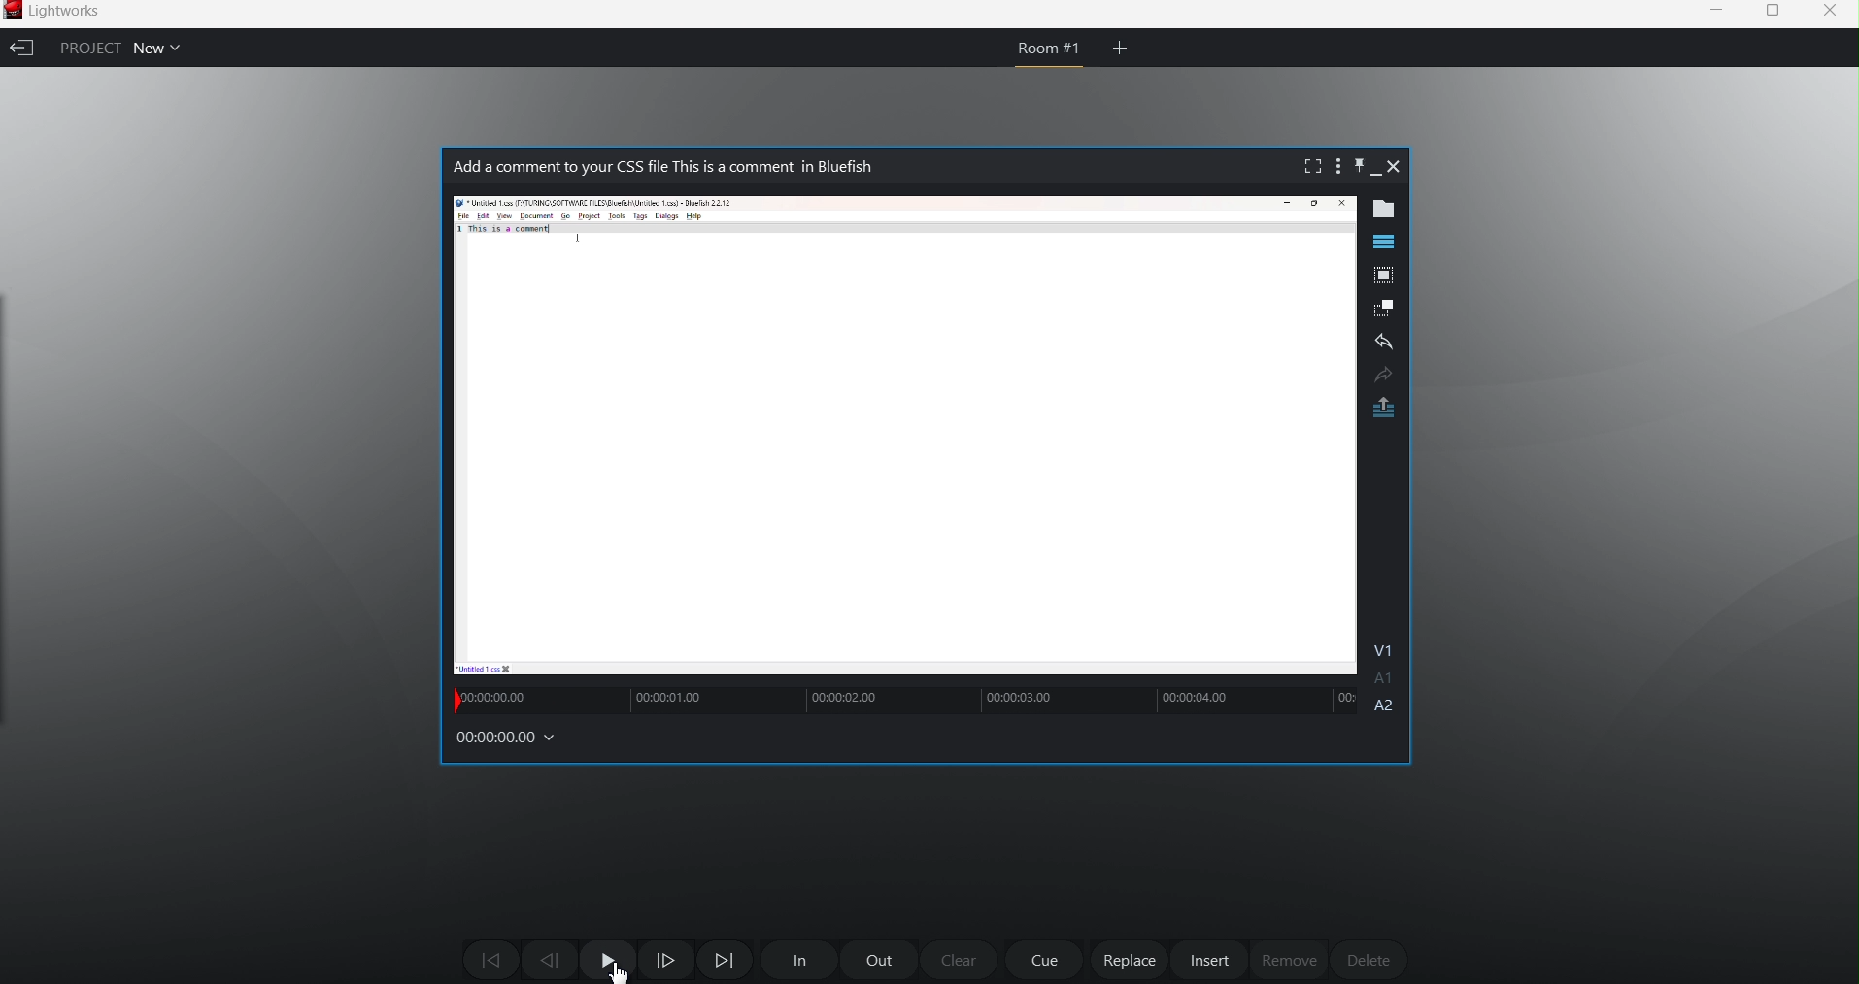  I want to click on clip track, so click(917, 698).